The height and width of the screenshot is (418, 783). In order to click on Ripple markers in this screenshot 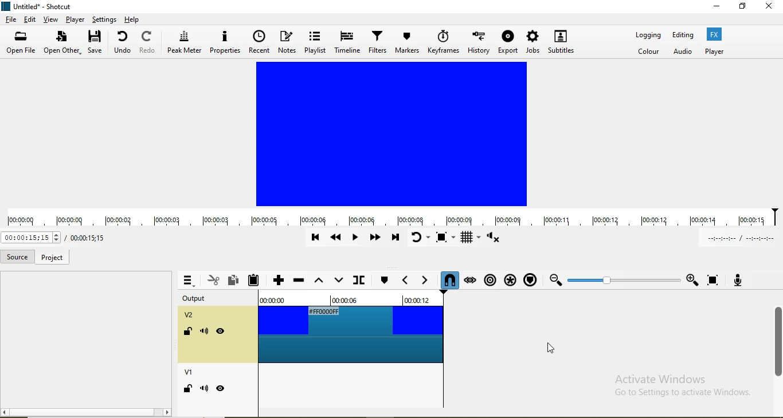, I will do `click(489, 278)`.